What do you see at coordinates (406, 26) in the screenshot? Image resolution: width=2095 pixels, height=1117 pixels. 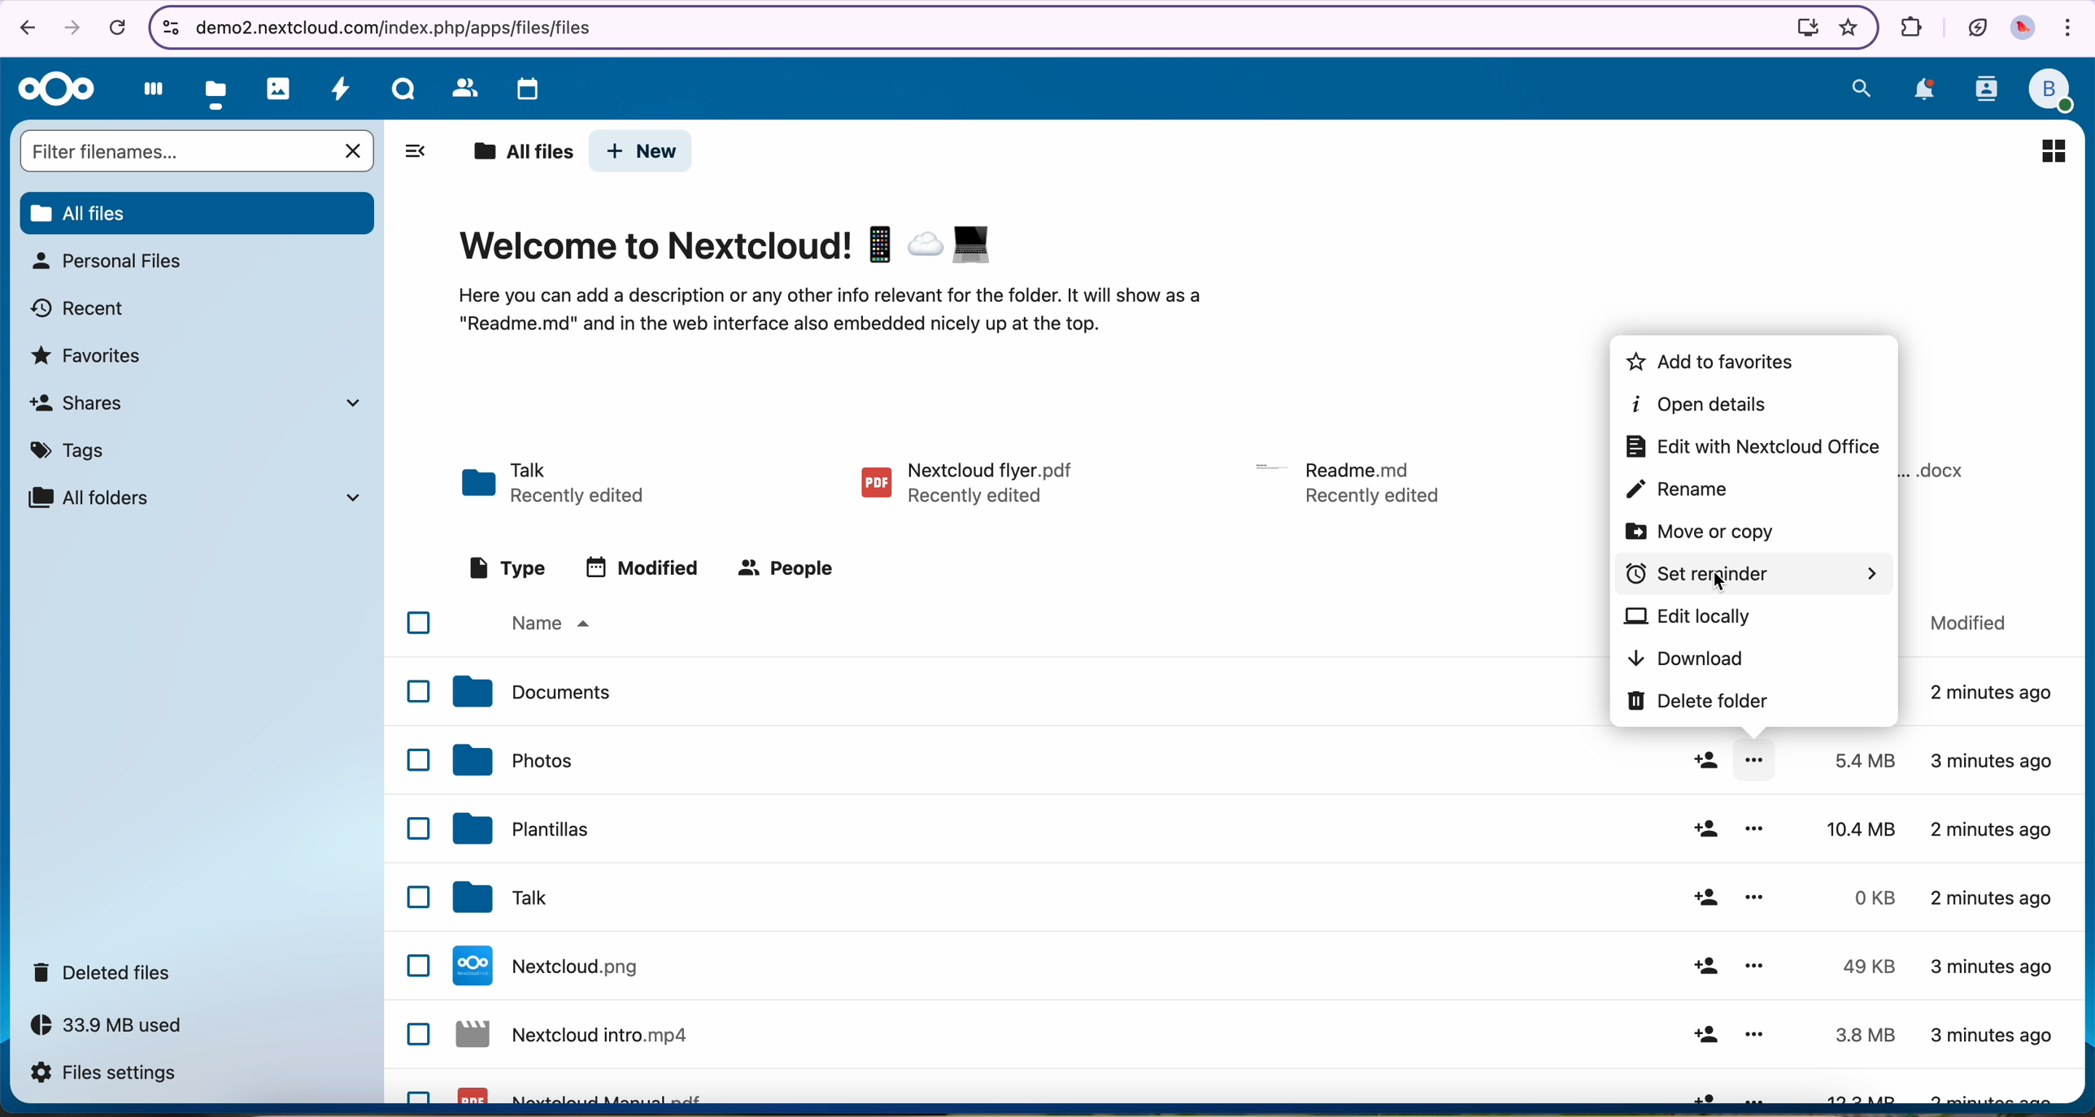 I see `URL` at bounding box center [406, 26].